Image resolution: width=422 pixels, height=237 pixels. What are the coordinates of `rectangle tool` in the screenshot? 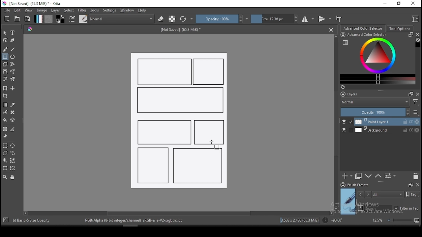 It's located at (5, 57).